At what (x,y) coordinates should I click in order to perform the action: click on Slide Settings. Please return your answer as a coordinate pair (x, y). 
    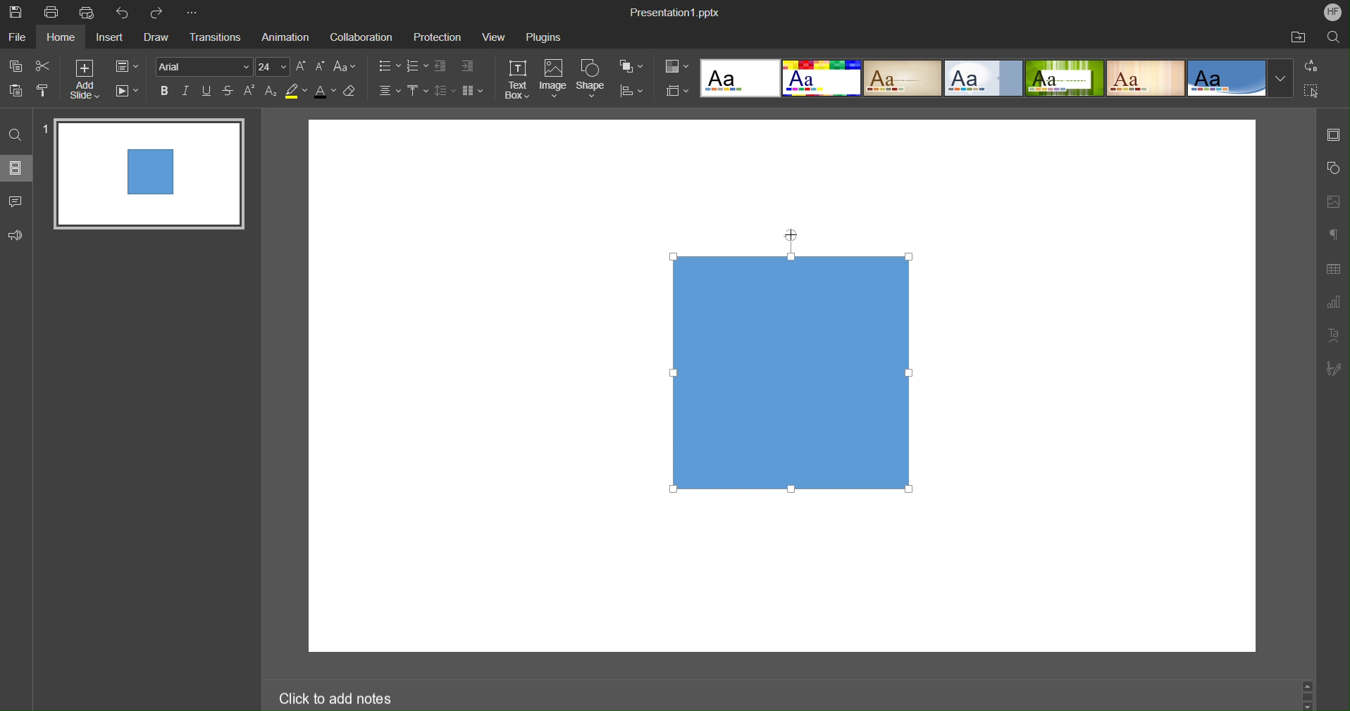
    Looking at the image, I should click on (1334, 132).